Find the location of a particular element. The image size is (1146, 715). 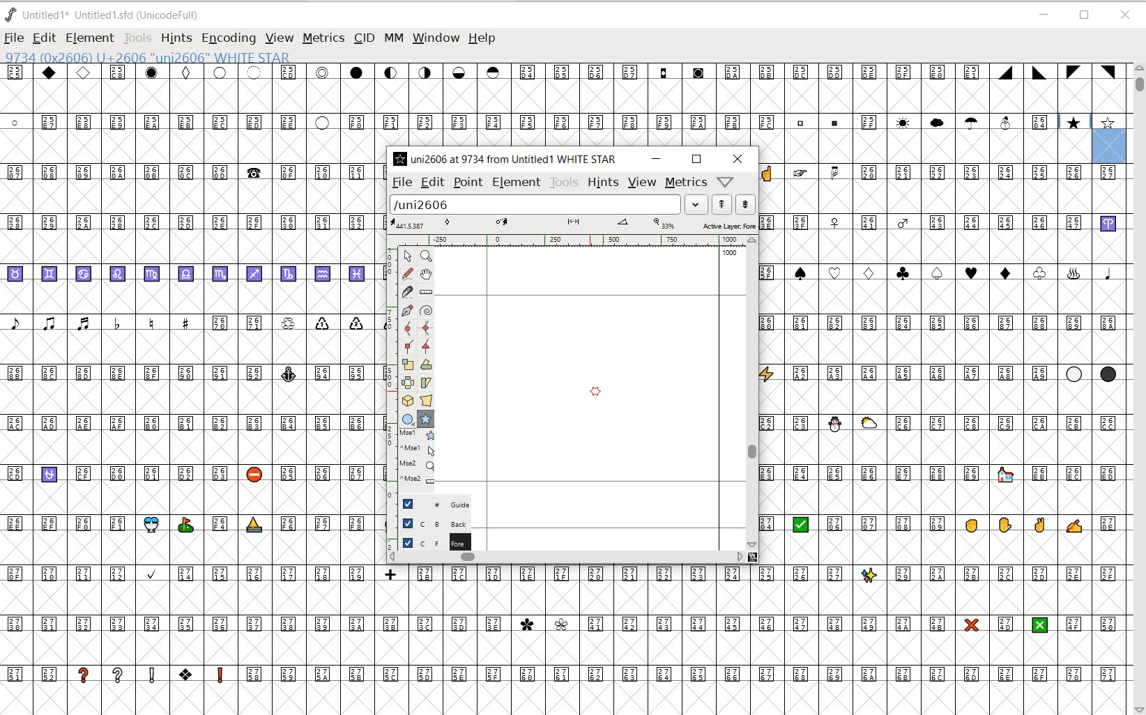

ENCODING is located at coordinates (227, 39).